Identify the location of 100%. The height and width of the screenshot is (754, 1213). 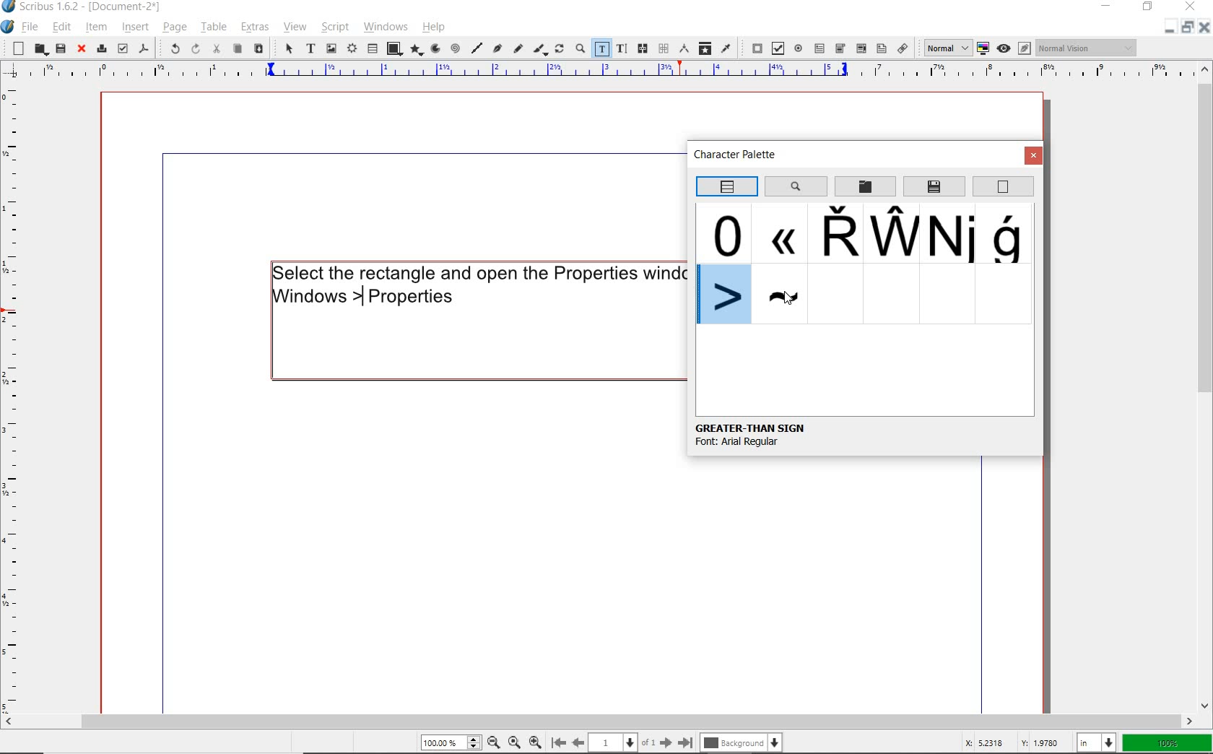
(1168, 743).